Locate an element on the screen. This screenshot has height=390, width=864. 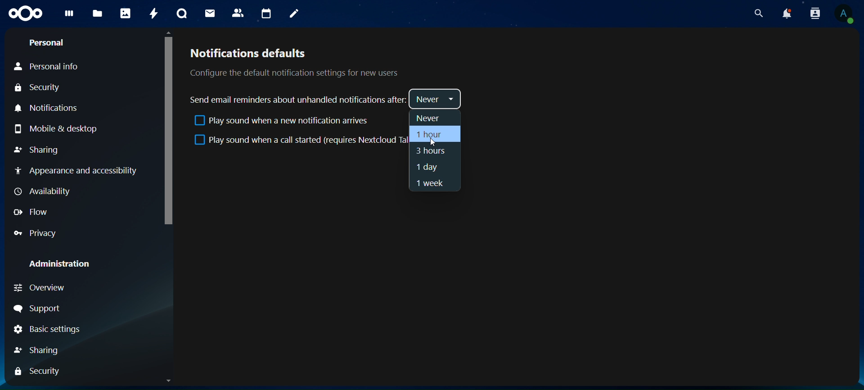
 hour is located at coordinates (430, 135).